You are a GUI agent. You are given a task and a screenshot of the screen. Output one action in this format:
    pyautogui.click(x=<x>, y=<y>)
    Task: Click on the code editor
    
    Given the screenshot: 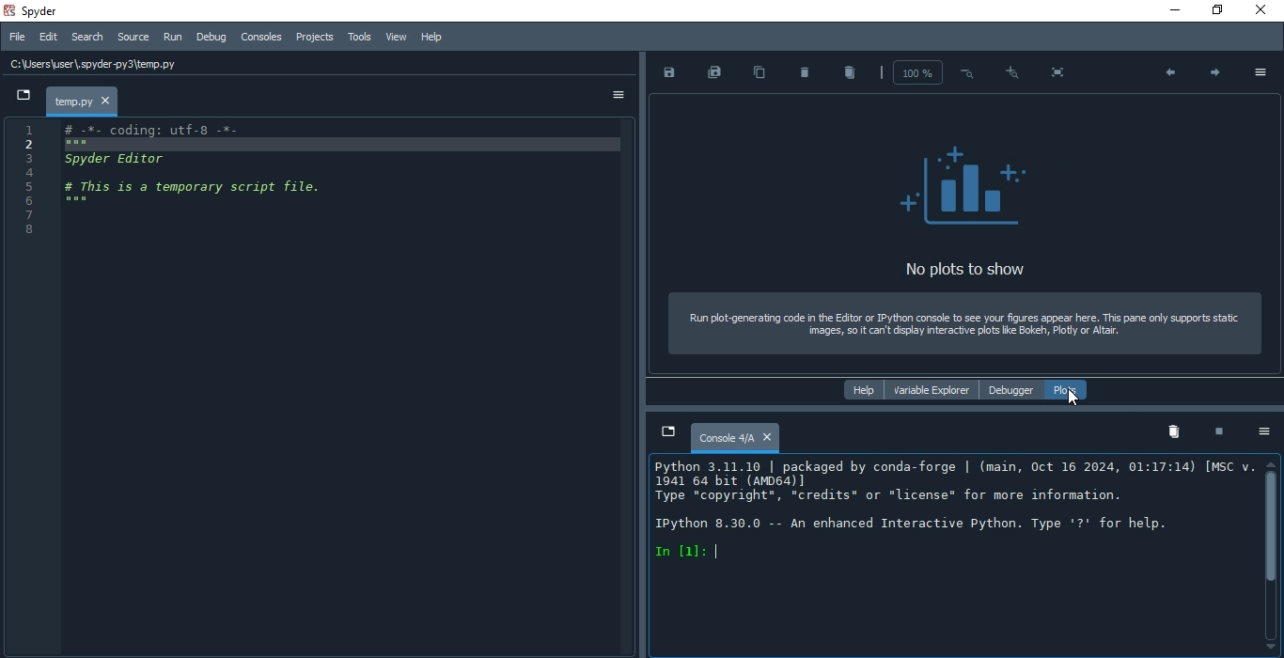 What is the action you would take?
    pyautogui.click(x=344, y=384)
    